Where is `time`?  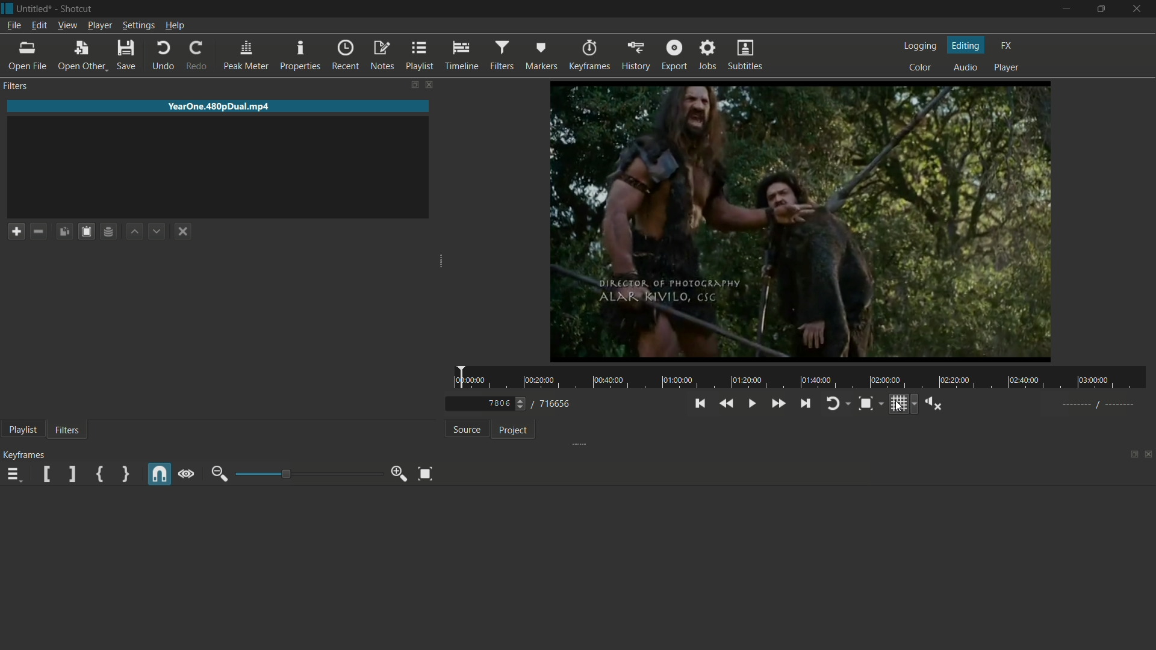
time is located at coordinates (804, 377).